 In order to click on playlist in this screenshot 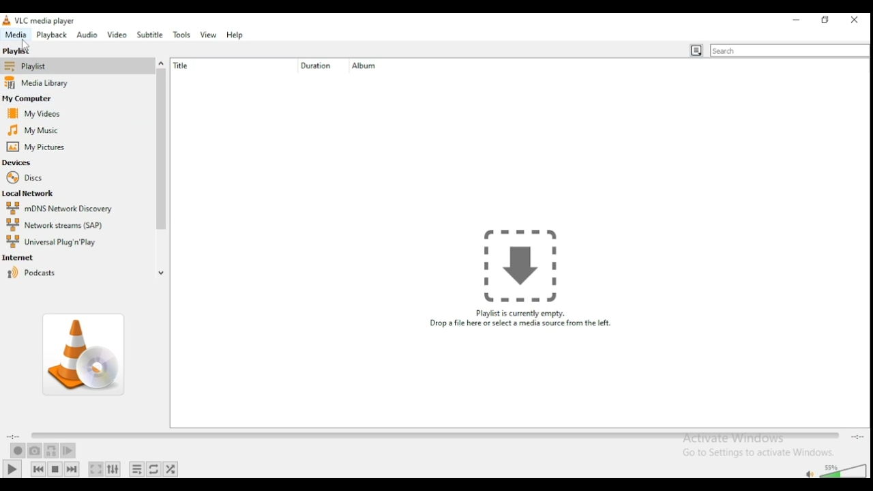, I will do `click(18, 51)`.